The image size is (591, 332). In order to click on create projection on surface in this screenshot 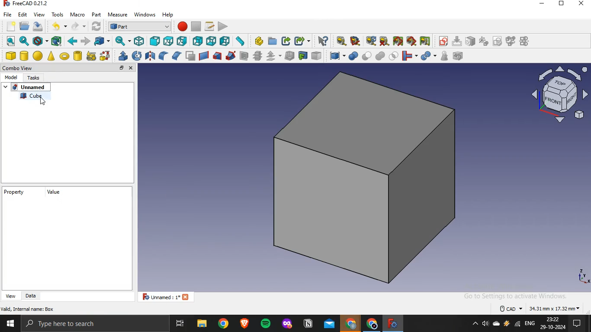, I will do `click(302, 55)`.